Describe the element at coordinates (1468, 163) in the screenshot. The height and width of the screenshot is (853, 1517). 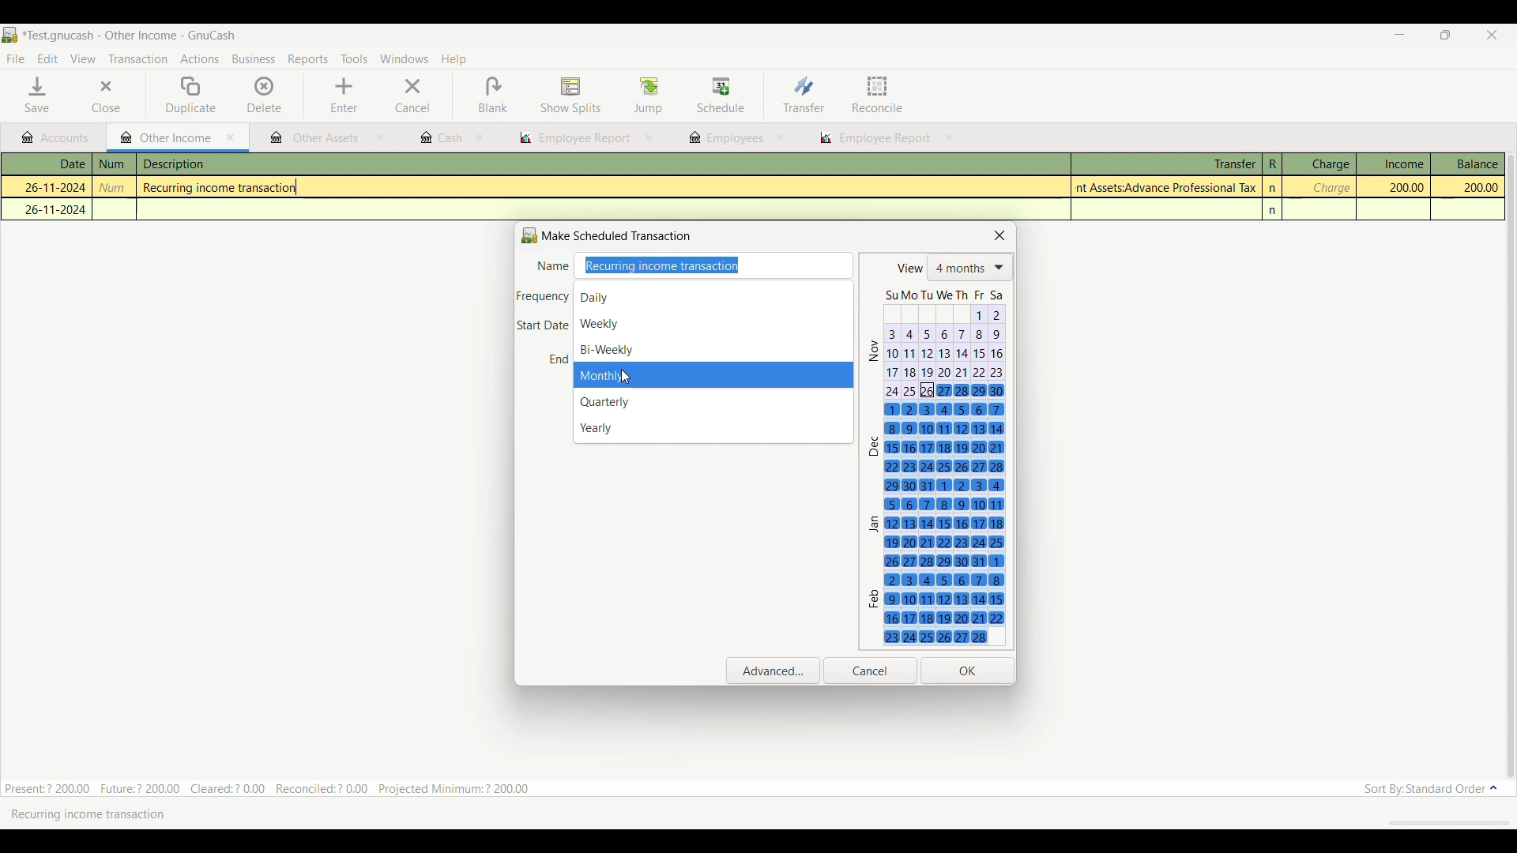
I see `Balance column` at that location.